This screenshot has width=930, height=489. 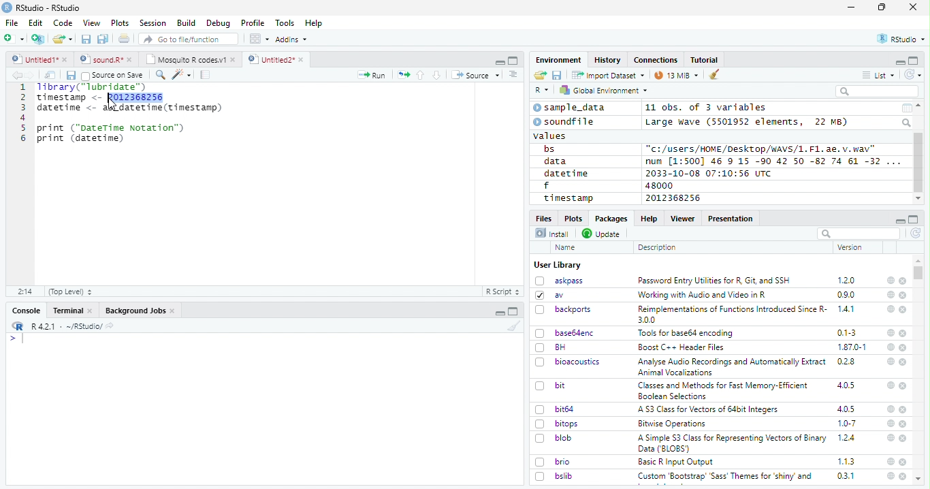 I want to click on Refresh, so click(x=916, y=234).